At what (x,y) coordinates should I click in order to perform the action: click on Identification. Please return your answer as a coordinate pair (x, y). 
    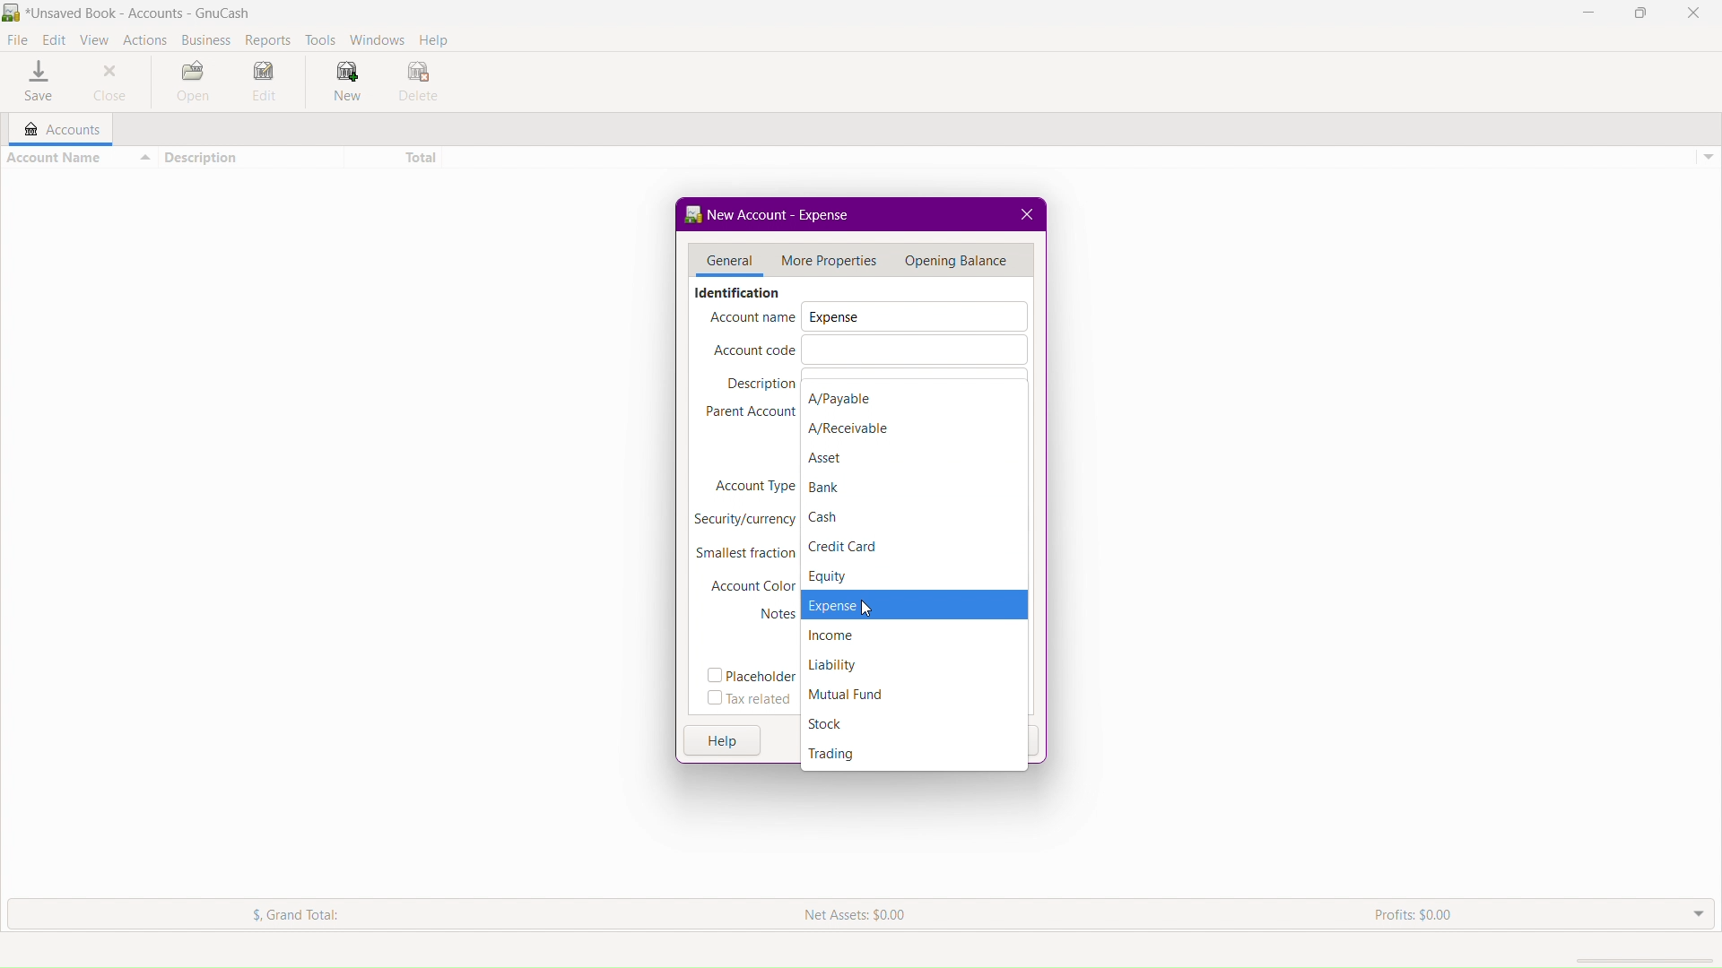
    Looking at the image, I should click on (735, 292).